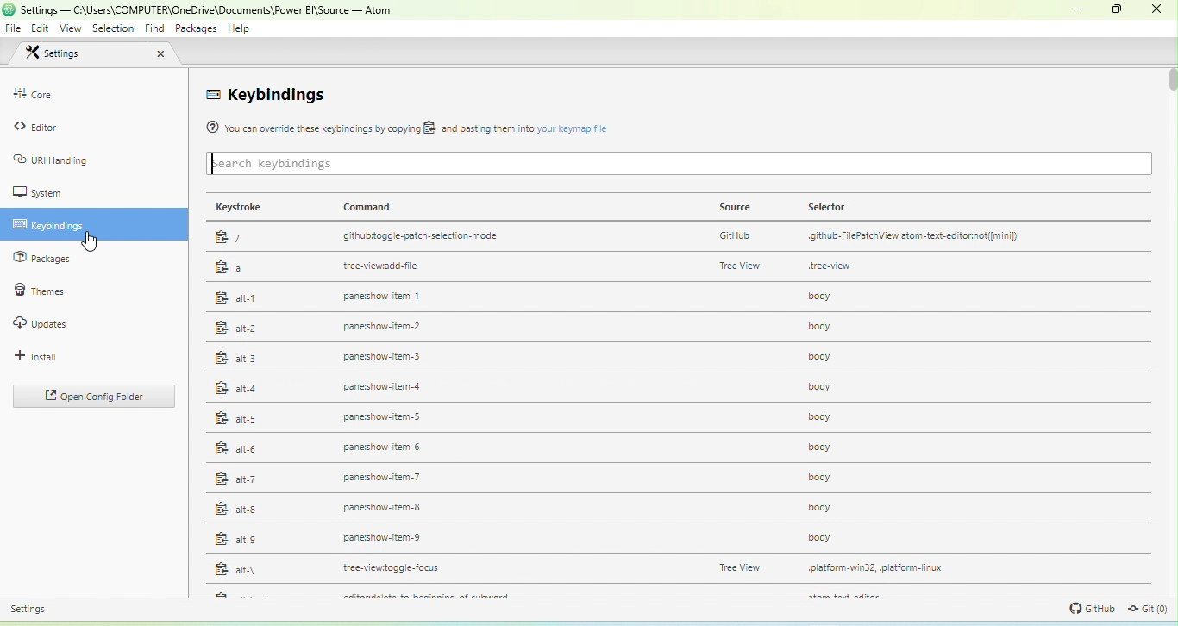 This screenshot has width=1178, height=626. Describe the element at coordinates (71, 28) in the screenshot. I see `view menu` at that location.